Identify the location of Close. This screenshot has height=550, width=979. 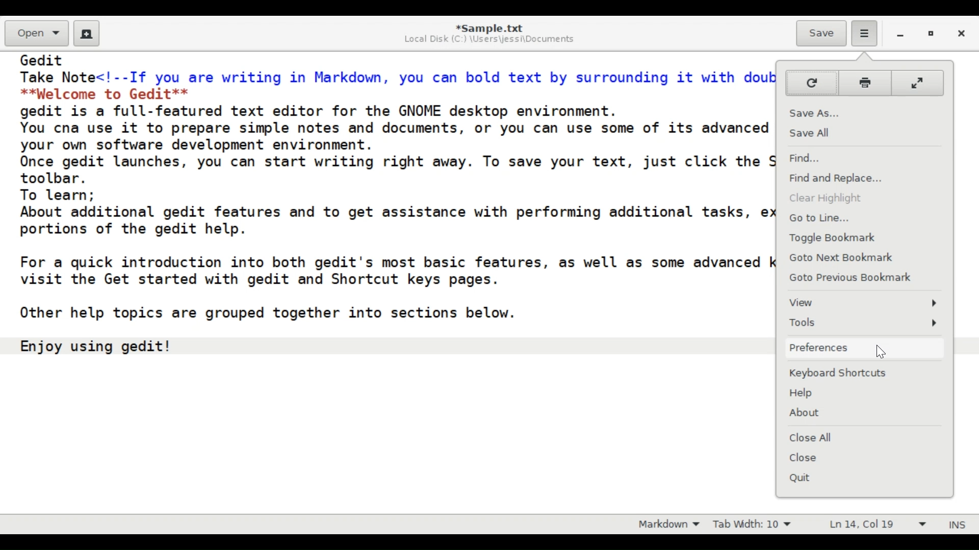
(963, 35).